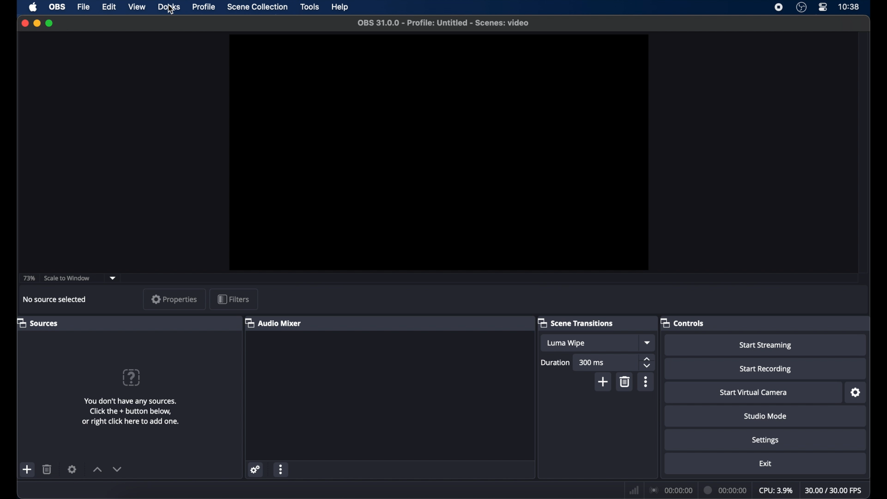  I want to click on tools, so click(310, 7).